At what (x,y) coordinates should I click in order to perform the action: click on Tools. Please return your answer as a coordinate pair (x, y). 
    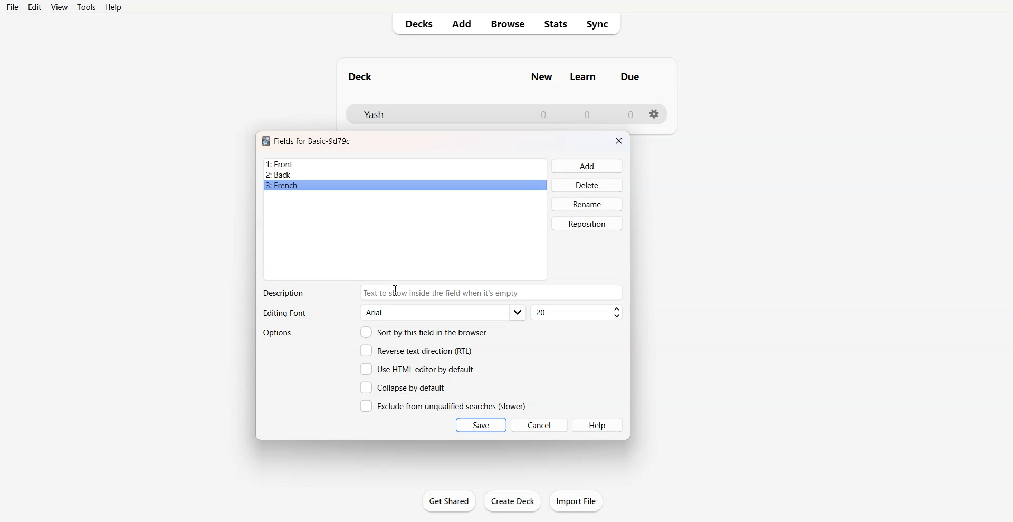
    Looking at the image, I should click on (86, 7).